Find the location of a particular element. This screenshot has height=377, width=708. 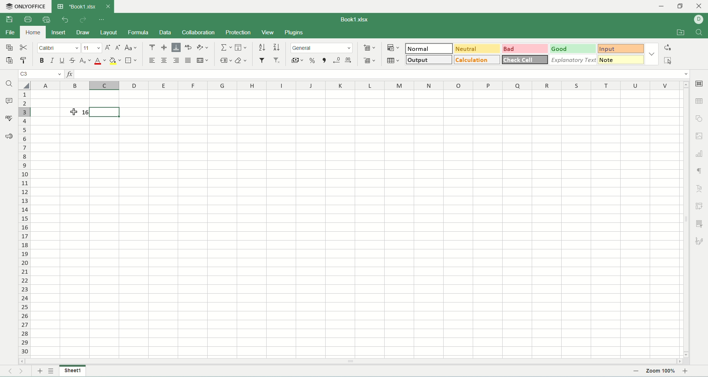

font size is located at coordinates (92, 48).